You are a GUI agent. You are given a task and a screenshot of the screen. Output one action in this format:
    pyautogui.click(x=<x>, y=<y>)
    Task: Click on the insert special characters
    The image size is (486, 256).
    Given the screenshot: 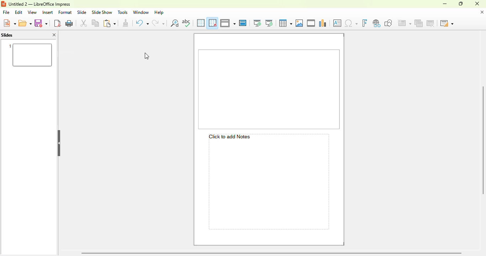 What is the action you would take?
    pyautogui.click(x=351, y=23)
    